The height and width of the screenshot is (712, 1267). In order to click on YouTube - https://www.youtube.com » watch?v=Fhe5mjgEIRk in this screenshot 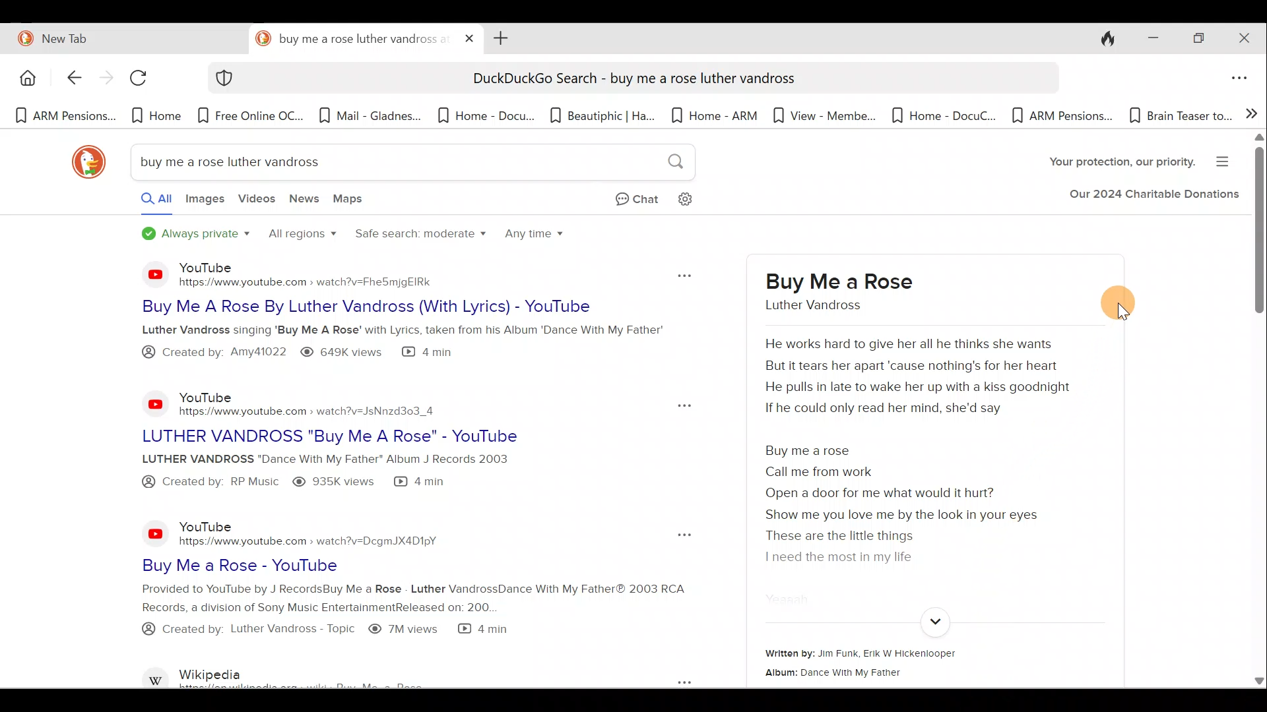, I will do `click(325, 274)`.